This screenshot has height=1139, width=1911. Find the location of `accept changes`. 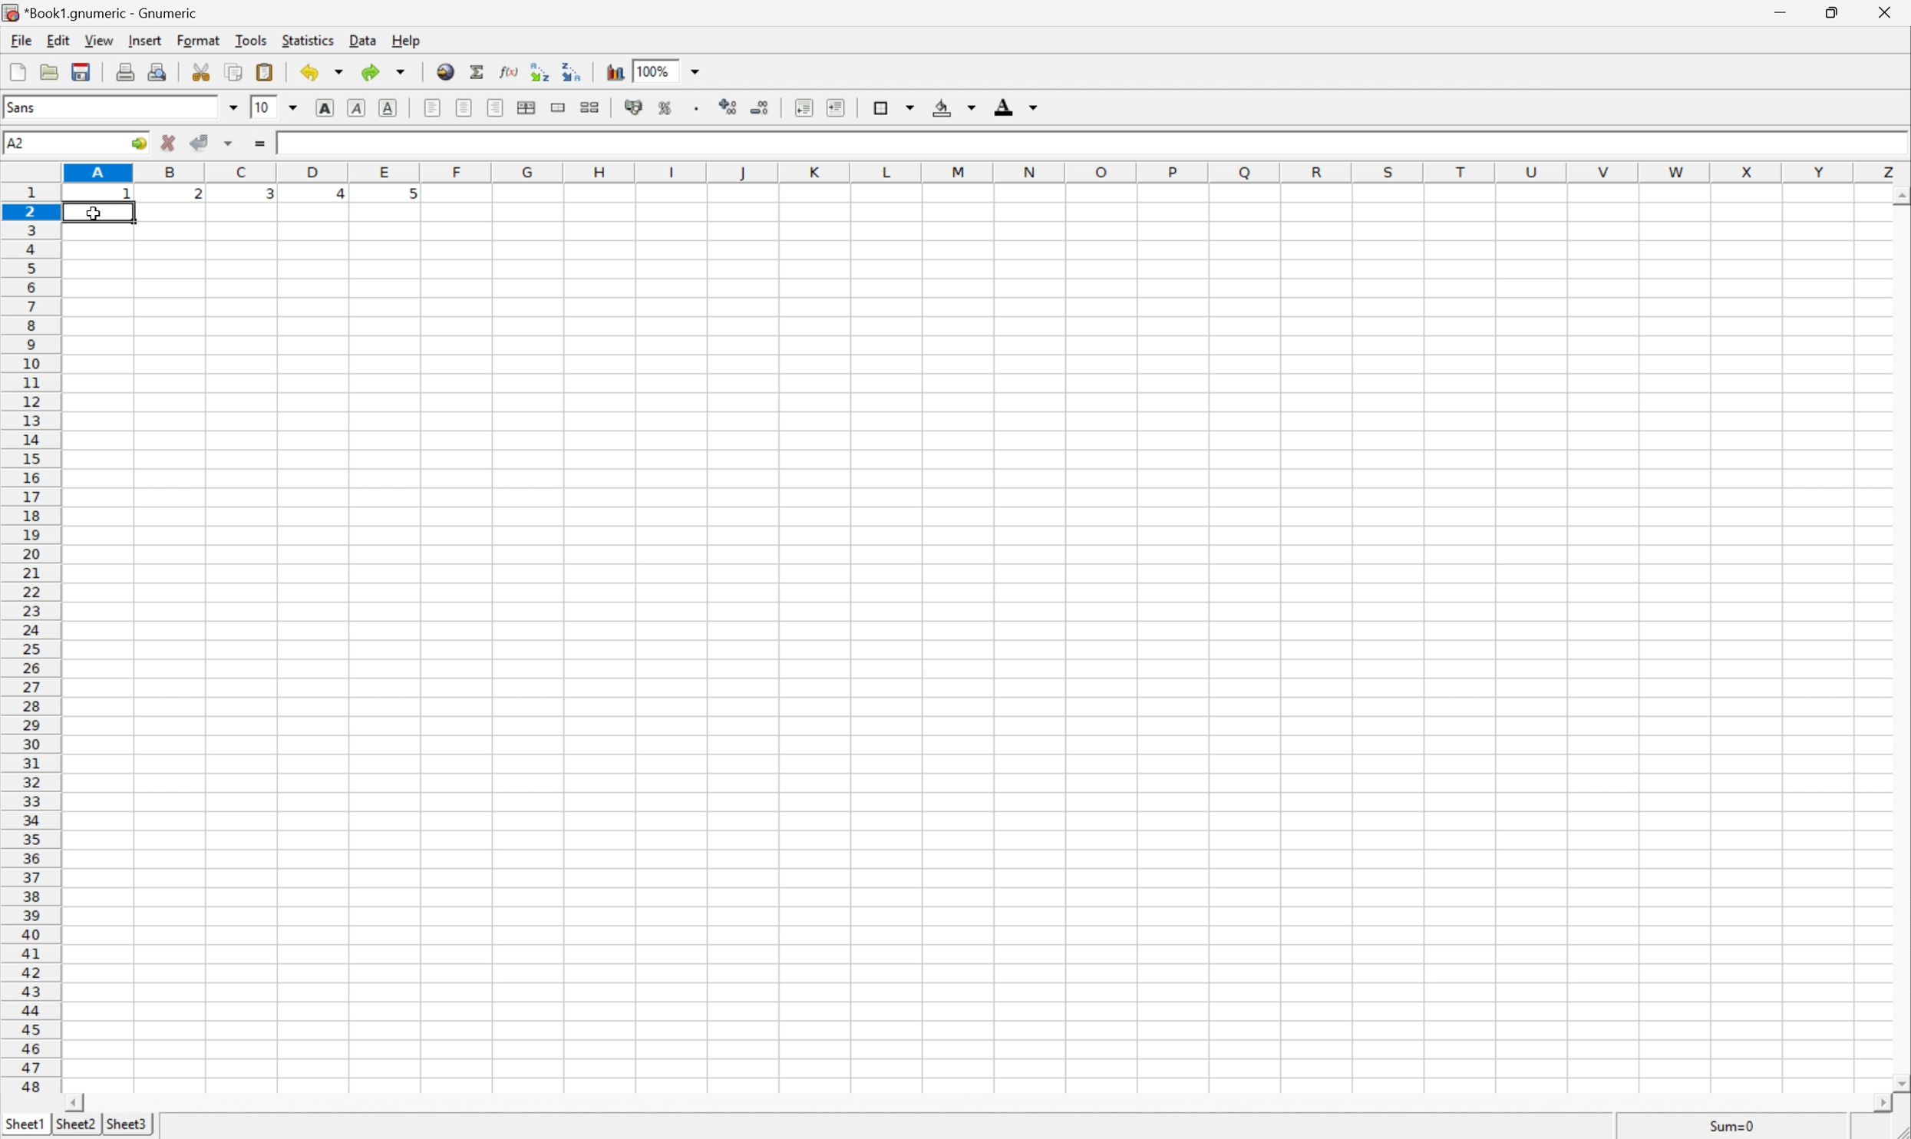

accept changes is located at coordinates (201, 143).